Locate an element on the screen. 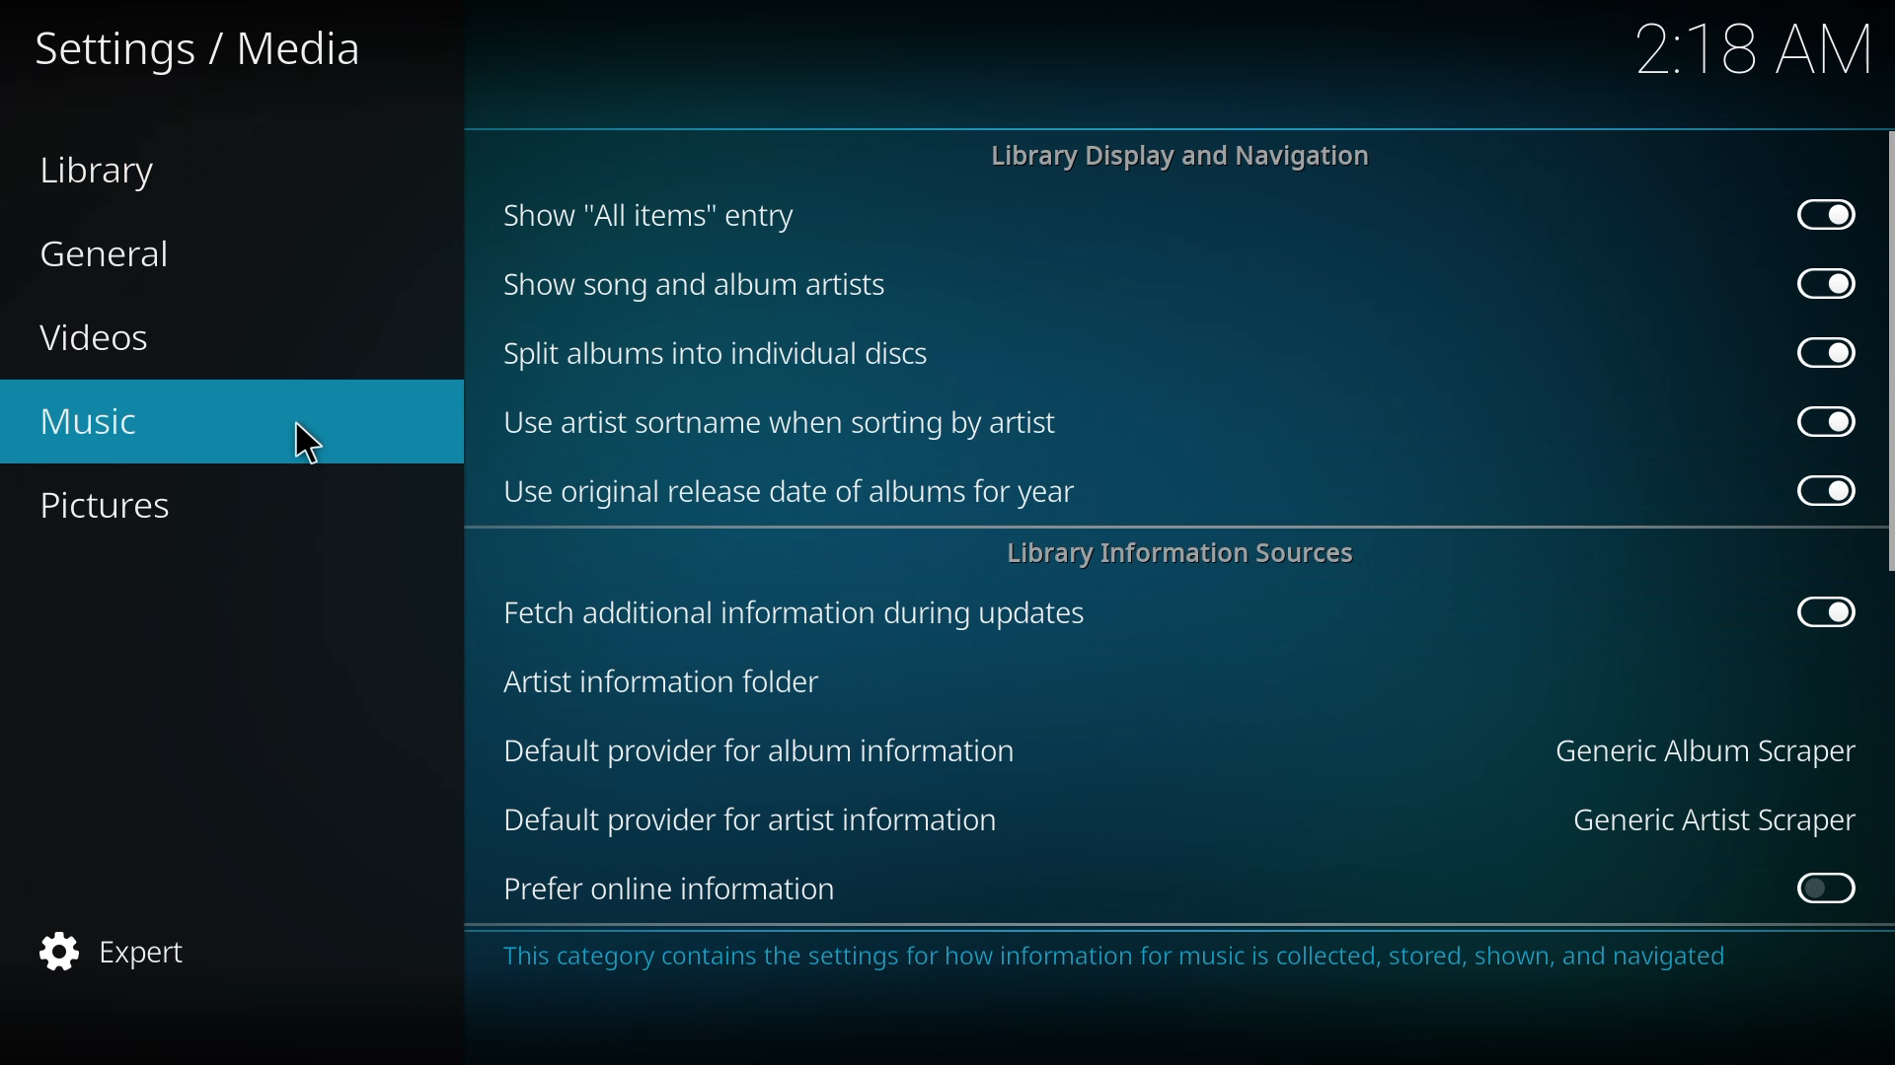  default provider for artist information is located at coordinates (765, 815).